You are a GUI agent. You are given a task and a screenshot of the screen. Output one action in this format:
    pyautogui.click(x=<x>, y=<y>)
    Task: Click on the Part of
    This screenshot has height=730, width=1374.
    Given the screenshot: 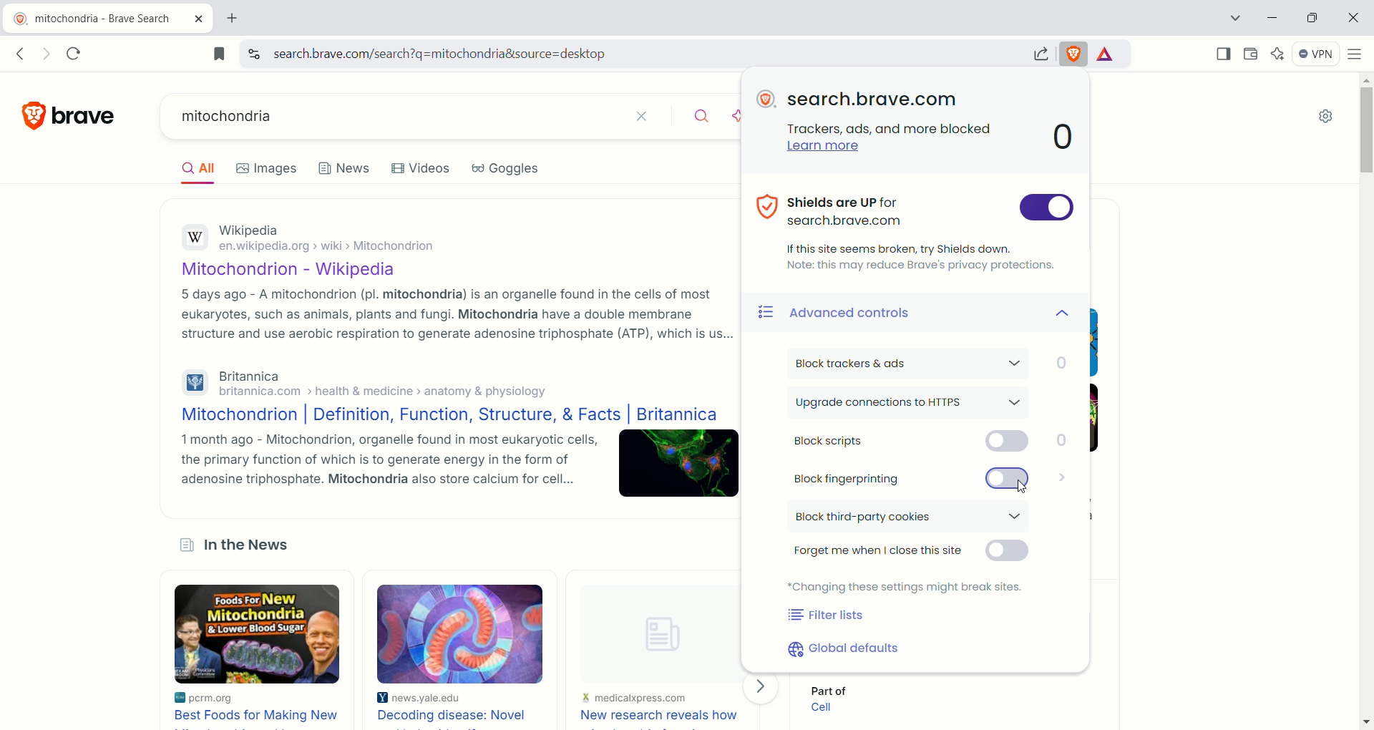 What is the action you would take?
    pyautogui.click(x=836, y=688)
    